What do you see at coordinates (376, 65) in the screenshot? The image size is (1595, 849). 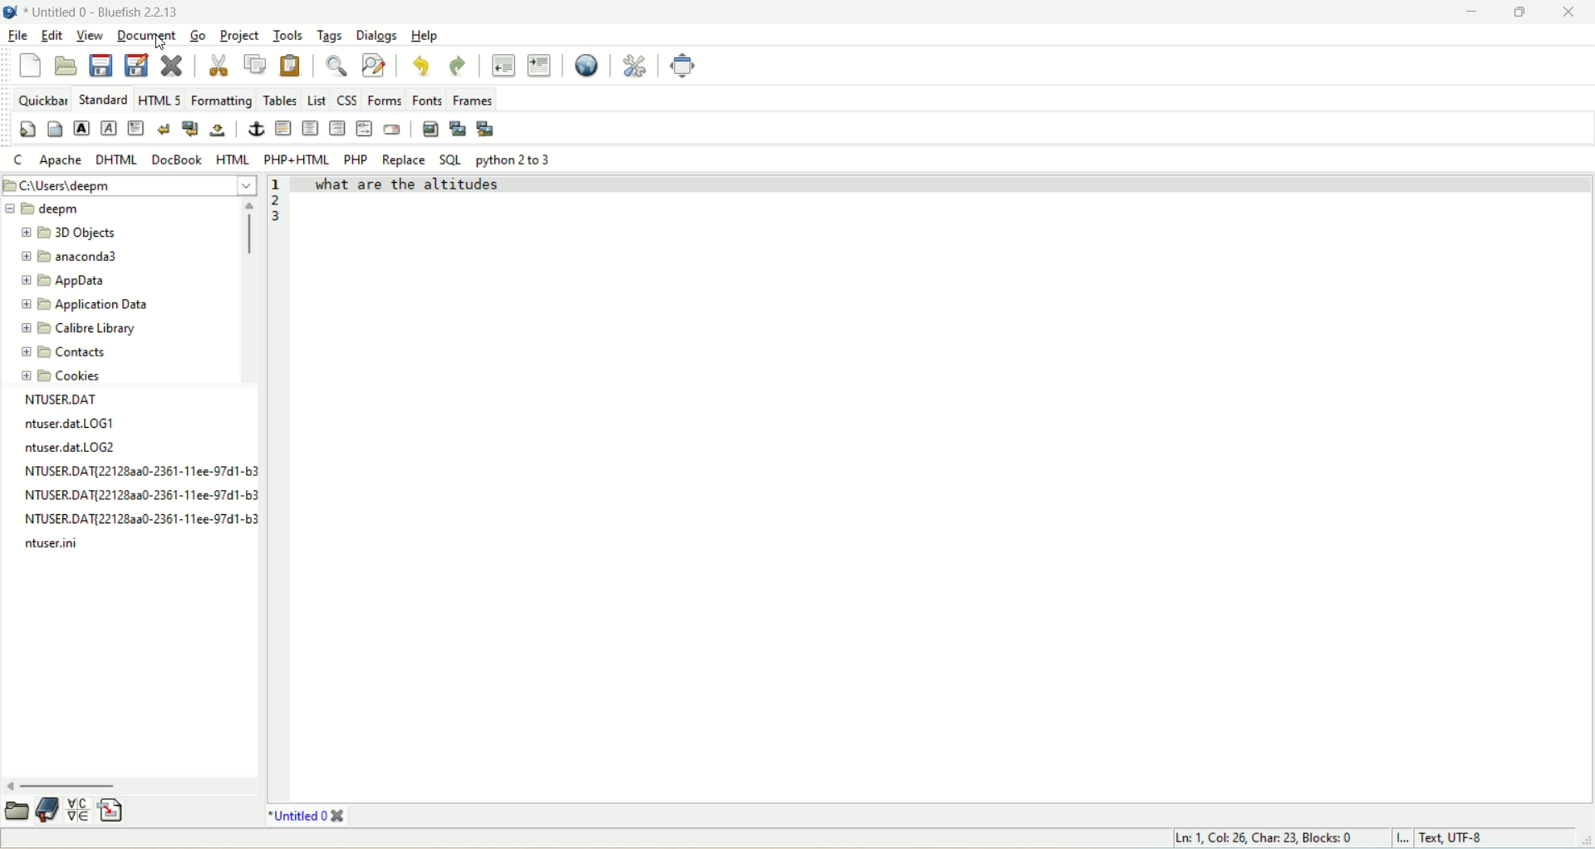 I see `advanced find and replace` at bounding box center [376, 65].